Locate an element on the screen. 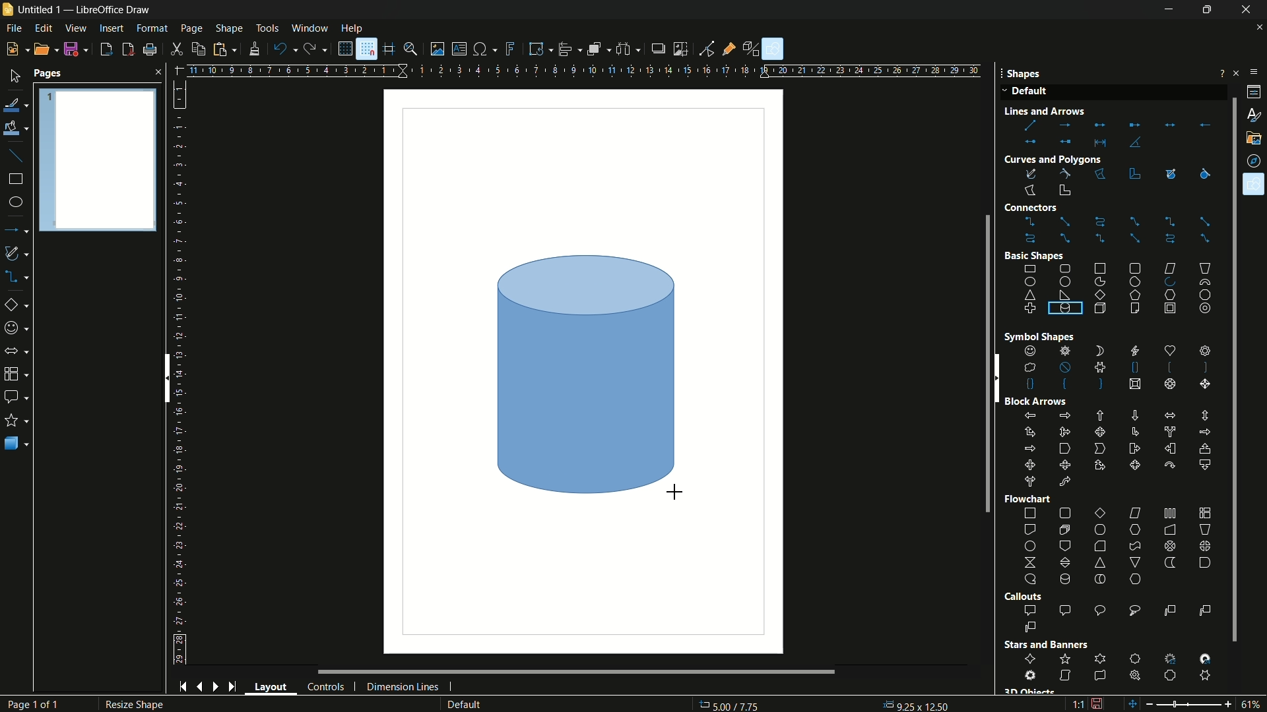  Callouts is located at coordinates (1022, 597).